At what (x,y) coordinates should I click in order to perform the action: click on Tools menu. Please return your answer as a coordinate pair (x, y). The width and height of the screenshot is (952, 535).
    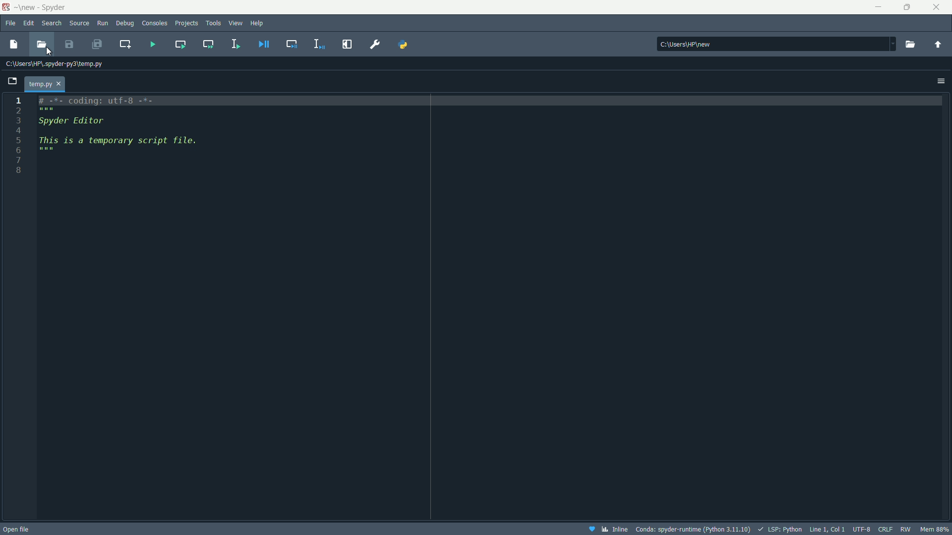
    Looking at the image, I should click on (214, 23).